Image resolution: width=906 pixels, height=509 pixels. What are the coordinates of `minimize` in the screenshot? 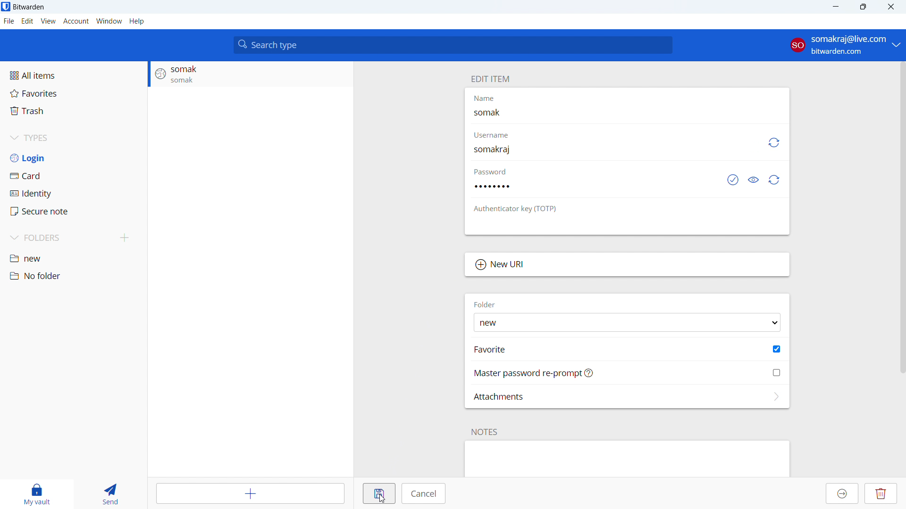 It's located at (835, 7).